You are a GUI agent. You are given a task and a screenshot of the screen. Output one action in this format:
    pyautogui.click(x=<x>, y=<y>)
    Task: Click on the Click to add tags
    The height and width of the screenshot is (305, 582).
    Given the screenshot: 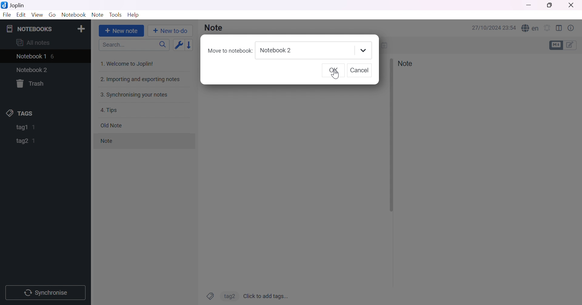 What is the action you would take?
    pyautogui.click(x=266, y=295)
    